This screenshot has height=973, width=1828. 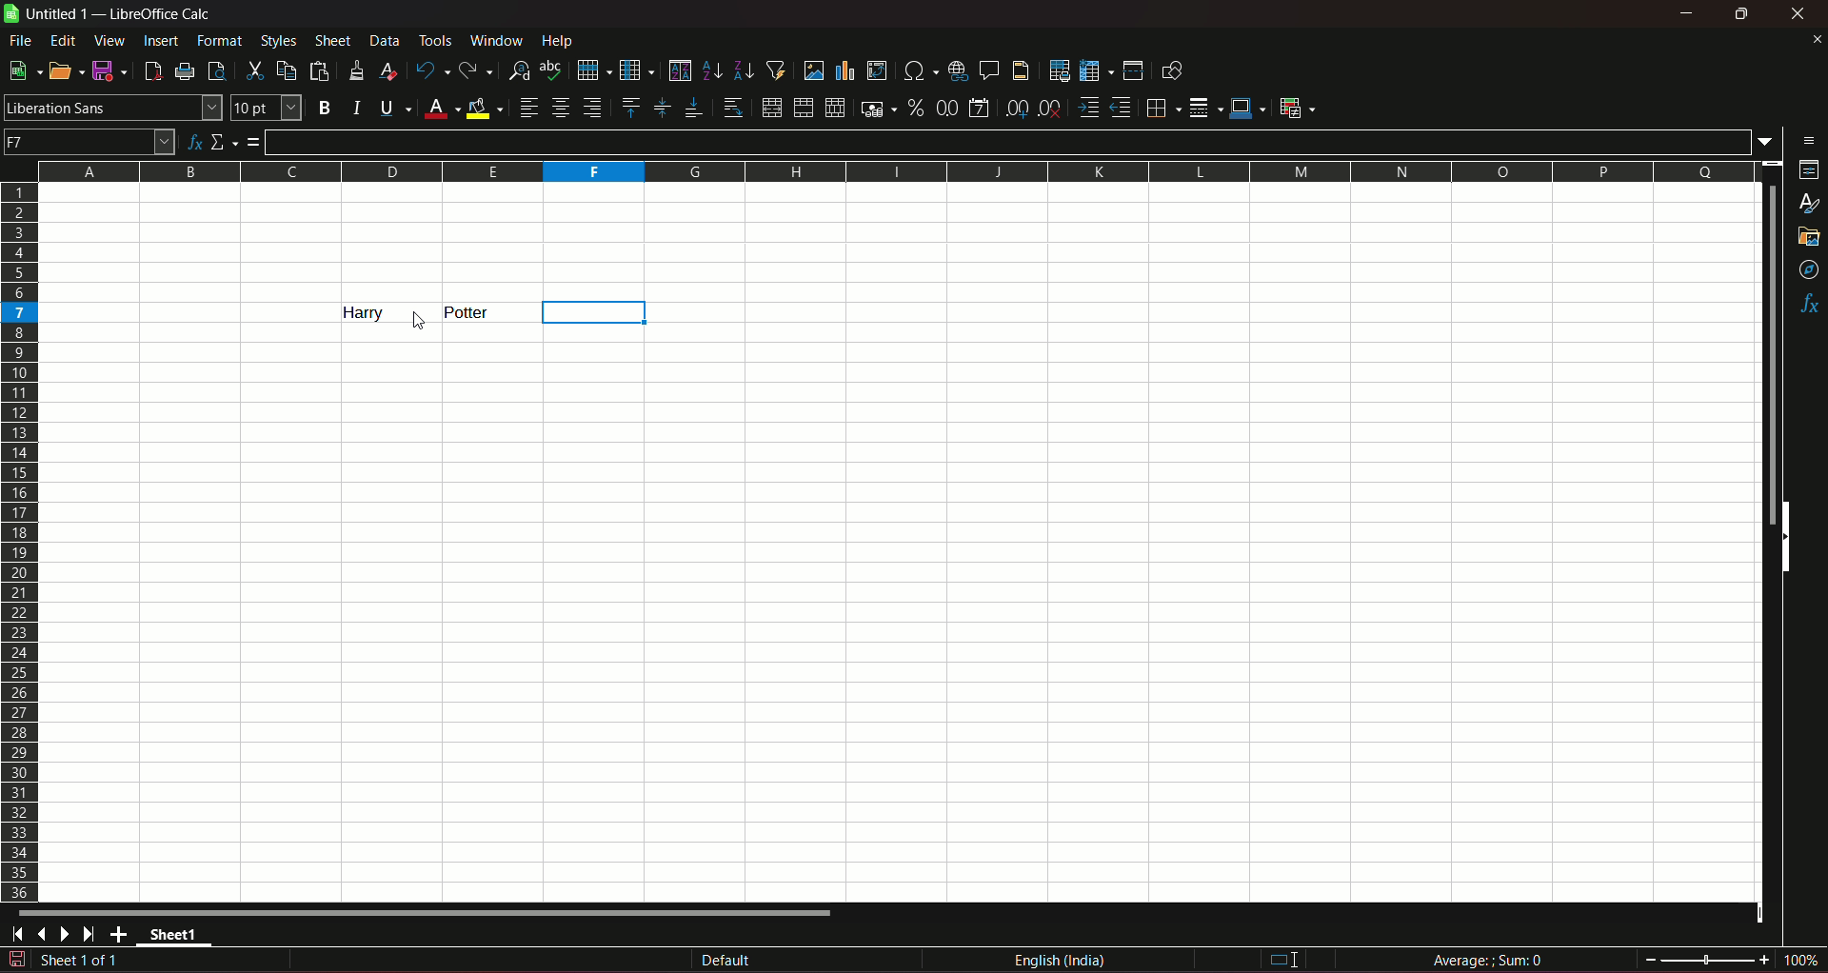 What do you see at coordinates (221, 40) in the screenshot?
I see `format` at bounding box center [221, 40].